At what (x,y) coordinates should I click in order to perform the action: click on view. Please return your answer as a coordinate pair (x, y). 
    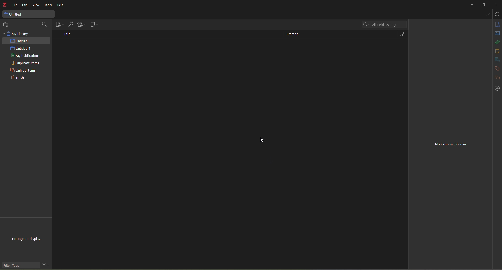
    Looking at the image, I should click on (36, 5).